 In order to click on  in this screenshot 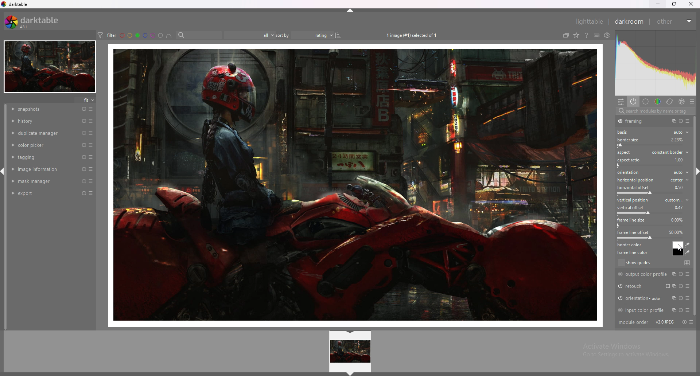, I will do `click(679, 140)`.